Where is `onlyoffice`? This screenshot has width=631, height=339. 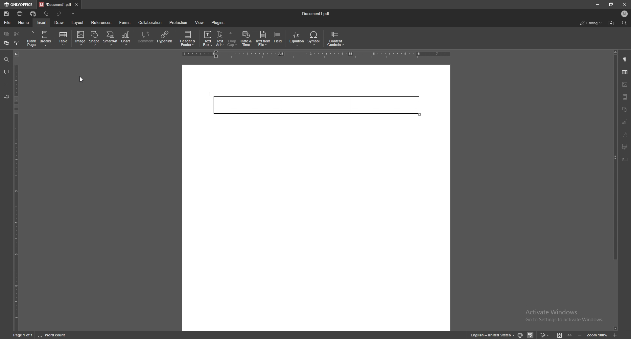 onlyoffice is located at coordinates (20, 5).